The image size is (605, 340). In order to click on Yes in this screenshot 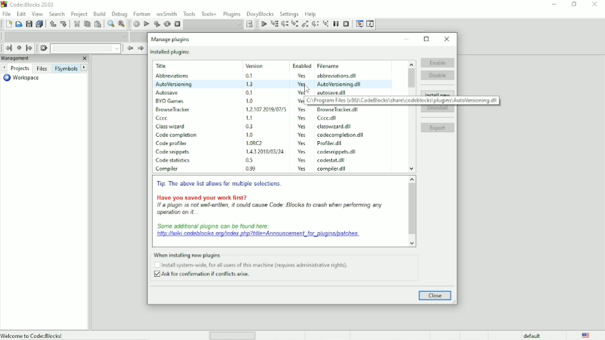, I will do `click(302, 84)`.